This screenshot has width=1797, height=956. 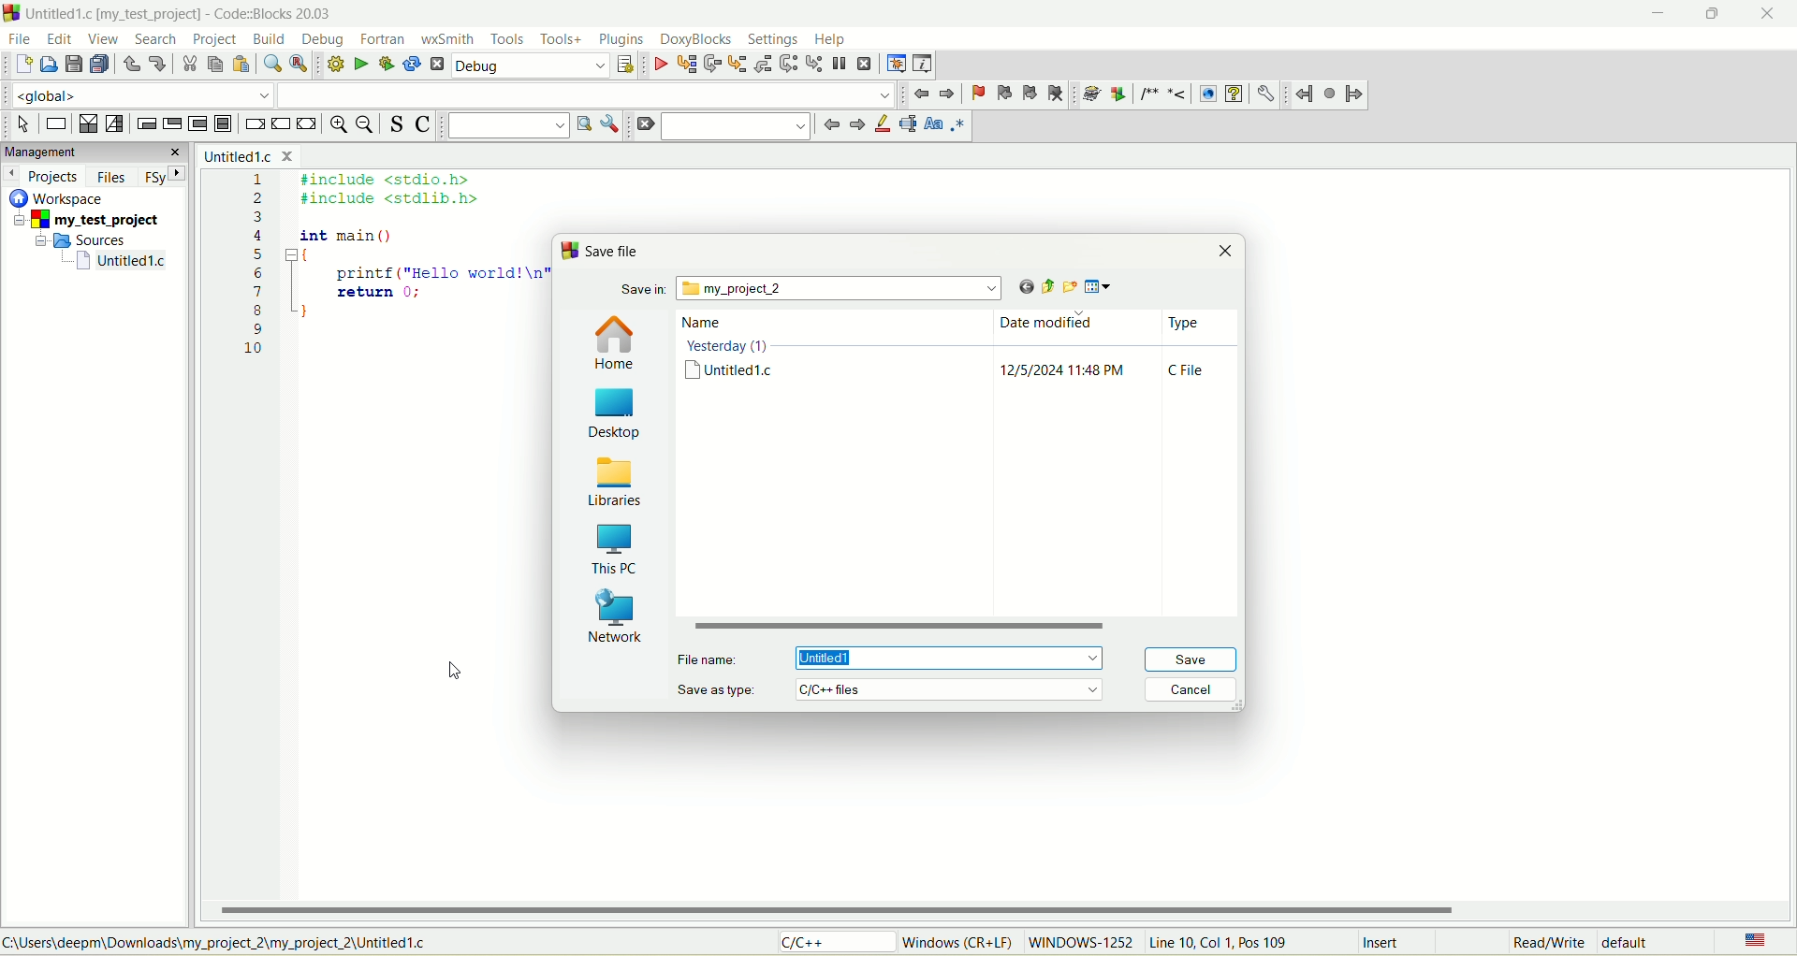 What do you see at coordinates (99, 65) in the screenshot?
I see `save everything` at bounding box center [99, 65].